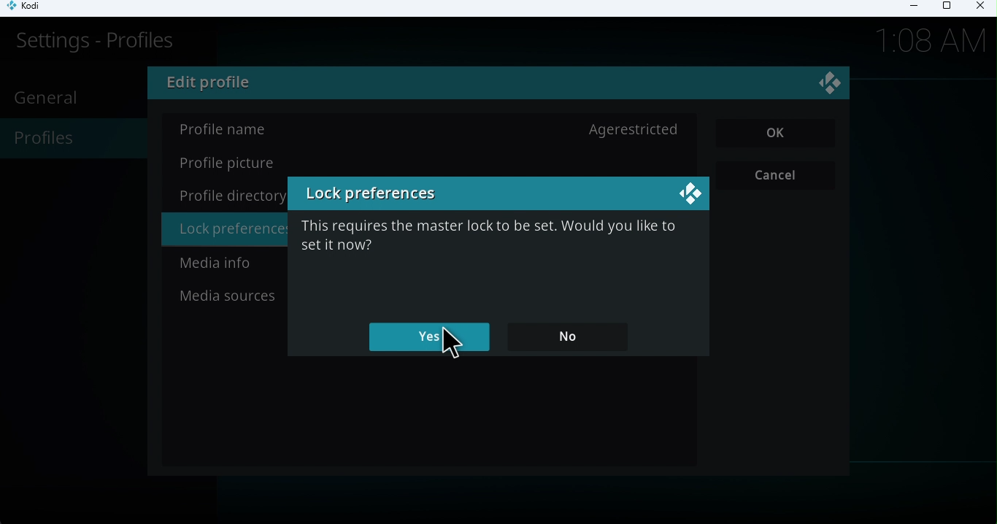  Describe the element at coordinates (574, 334) in the screenshot. I see `No` at that location.